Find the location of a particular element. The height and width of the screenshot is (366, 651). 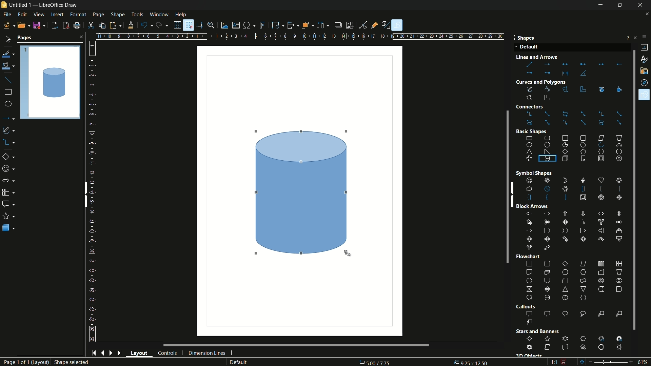

properties is located at coordinates (644, 47).